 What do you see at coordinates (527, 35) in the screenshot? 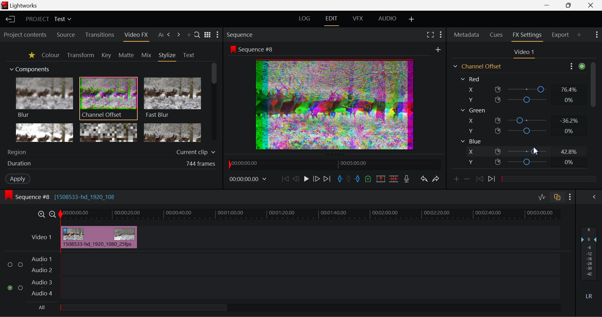
I see `FX Settings` at bounding box center [527, 35].